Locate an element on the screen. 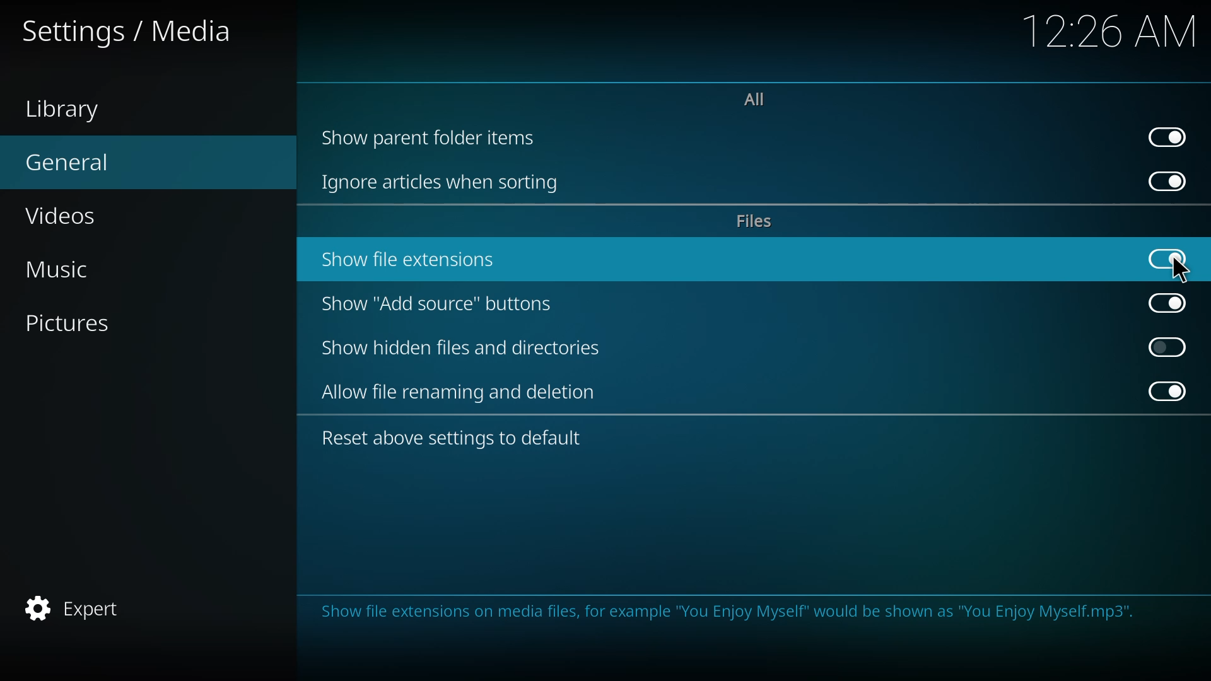 Image resolution: width=1211 pixels, height=681 pixels. cursor is located at coordinates (1179, 271).